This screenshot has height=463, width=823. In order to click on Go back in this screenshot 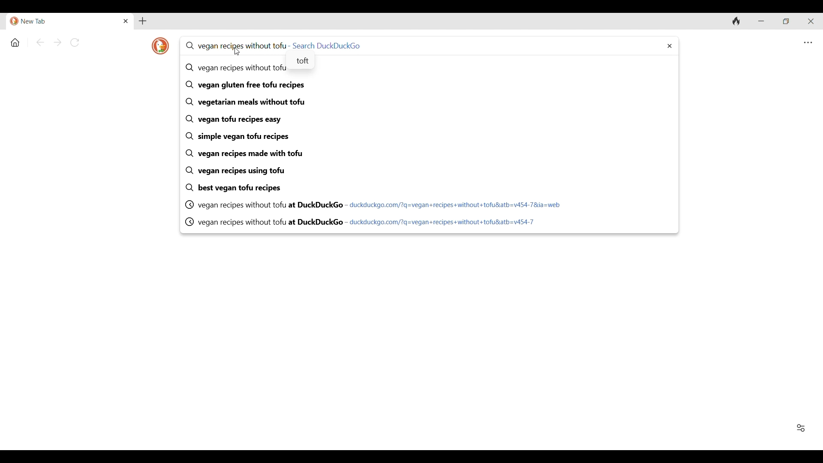, I will do `click(40, 42)`.